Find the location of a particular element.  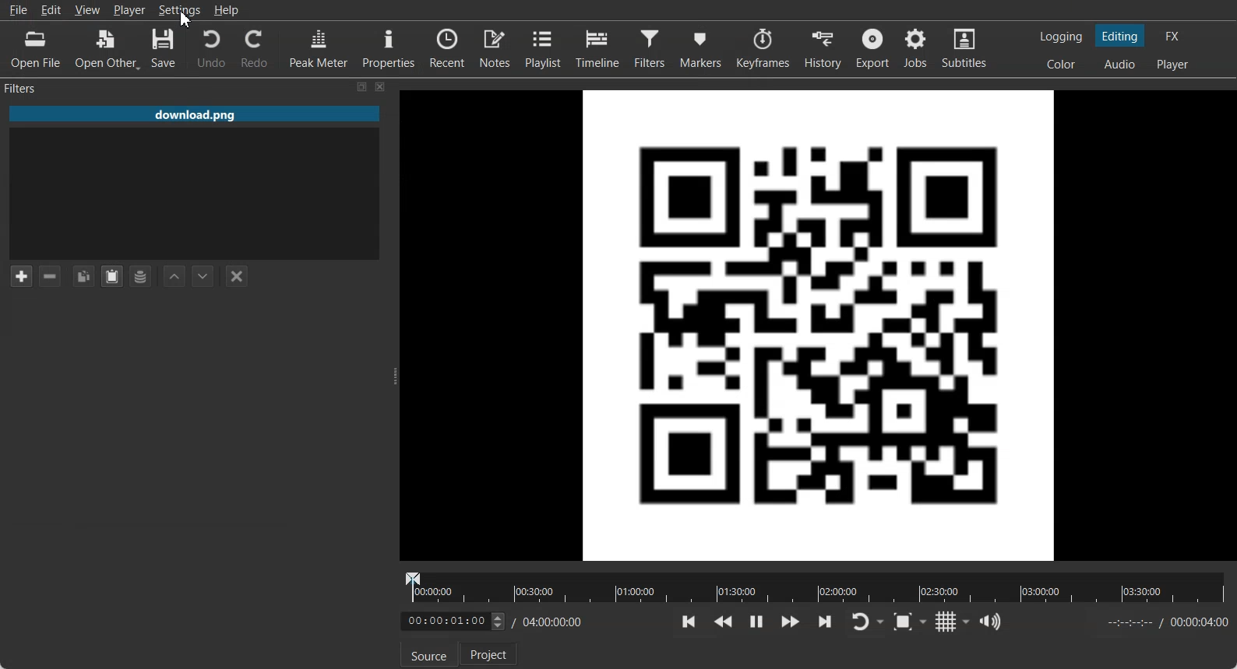

Filter is located at coordinates (650, 49).